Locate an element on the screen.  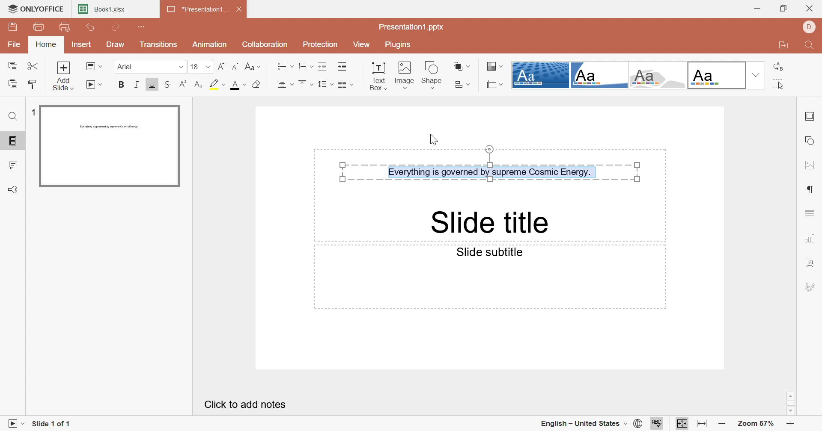
subscript is located at coordinates (199, 84).